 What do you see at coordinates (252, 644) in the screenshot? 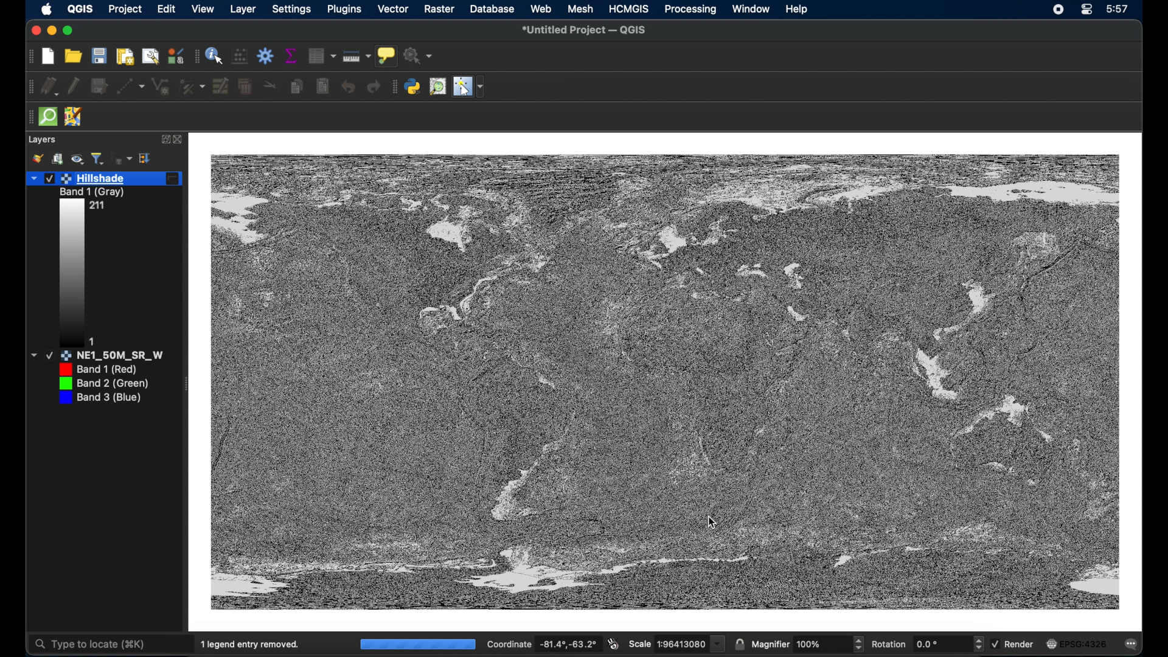
I see `1 legen entry removed` at bounding box center [252, 644].